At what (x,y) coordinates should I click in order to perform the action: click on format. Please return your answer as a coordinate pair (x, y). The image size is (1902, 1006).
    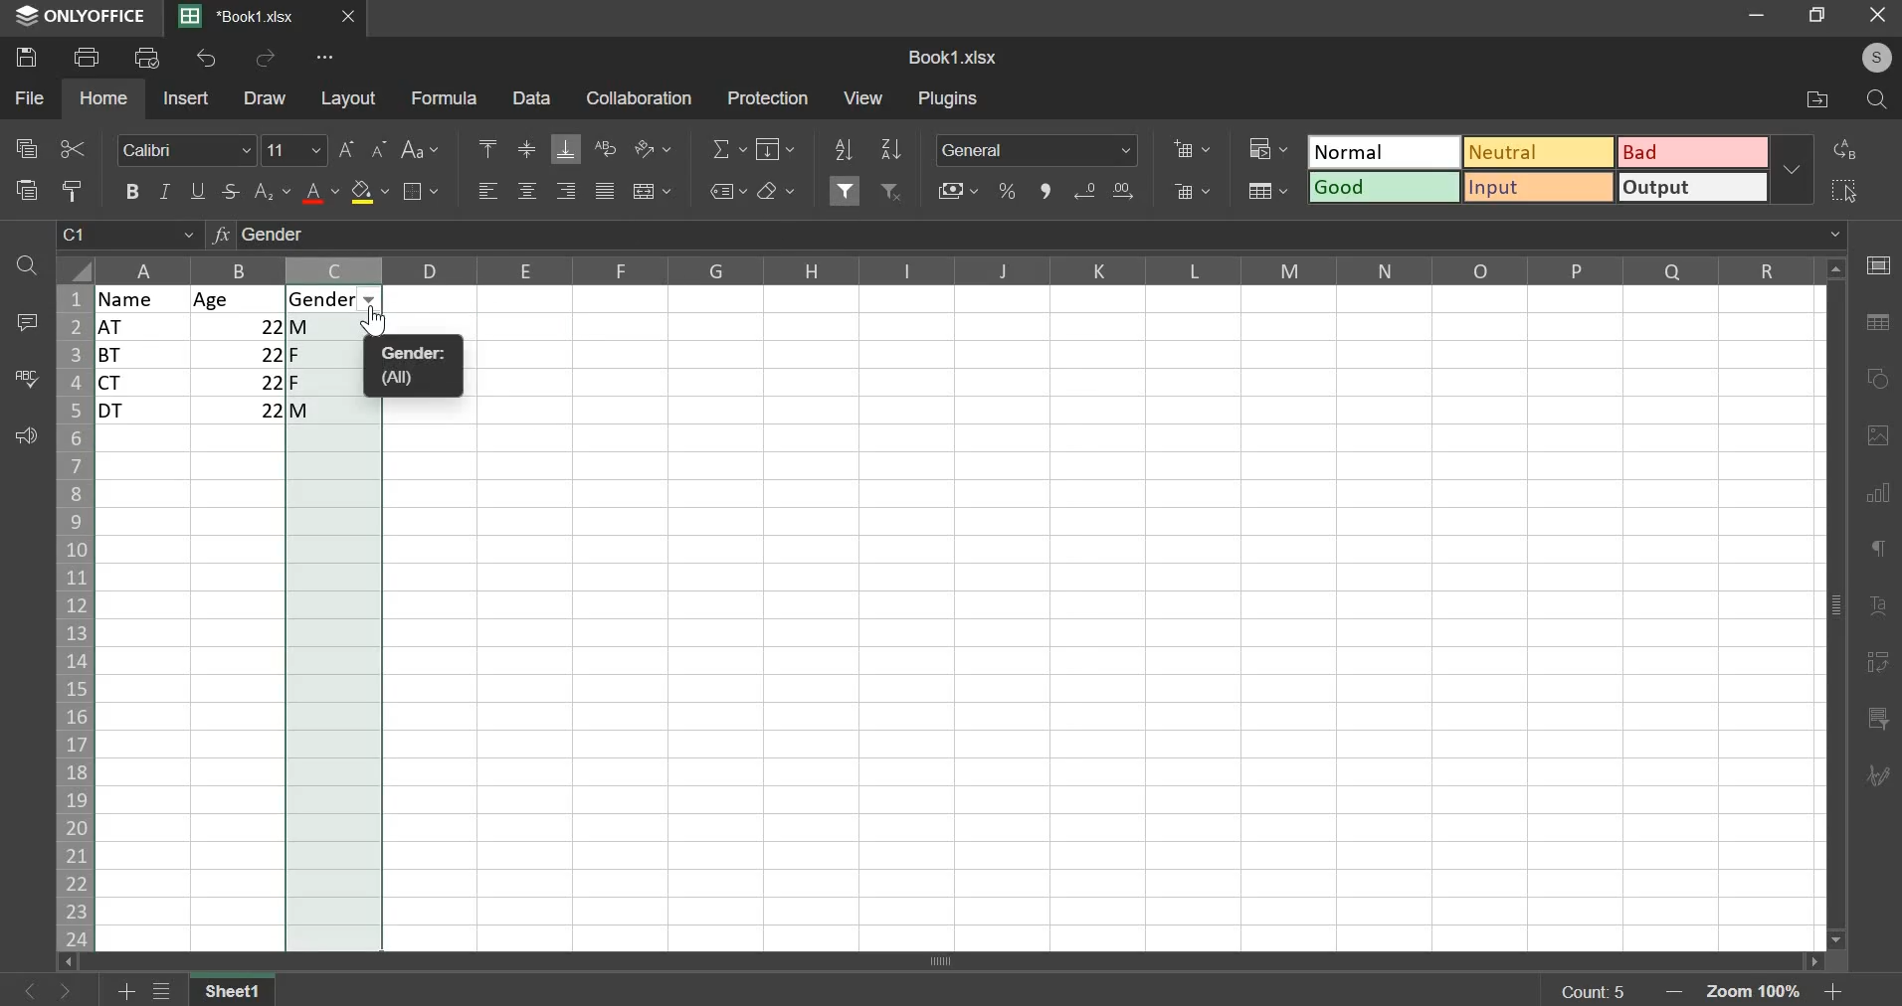
    Looking at the image, I should click on (1537, 167).